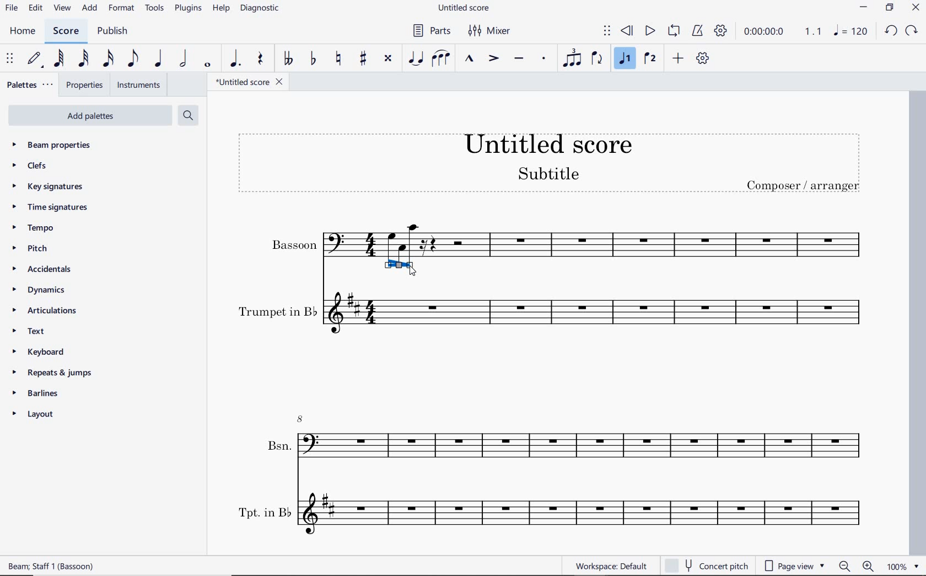  What do you see at coordinates (30, 166) in the screenshot?
I see `clefs` at bounding box center [30, 166].